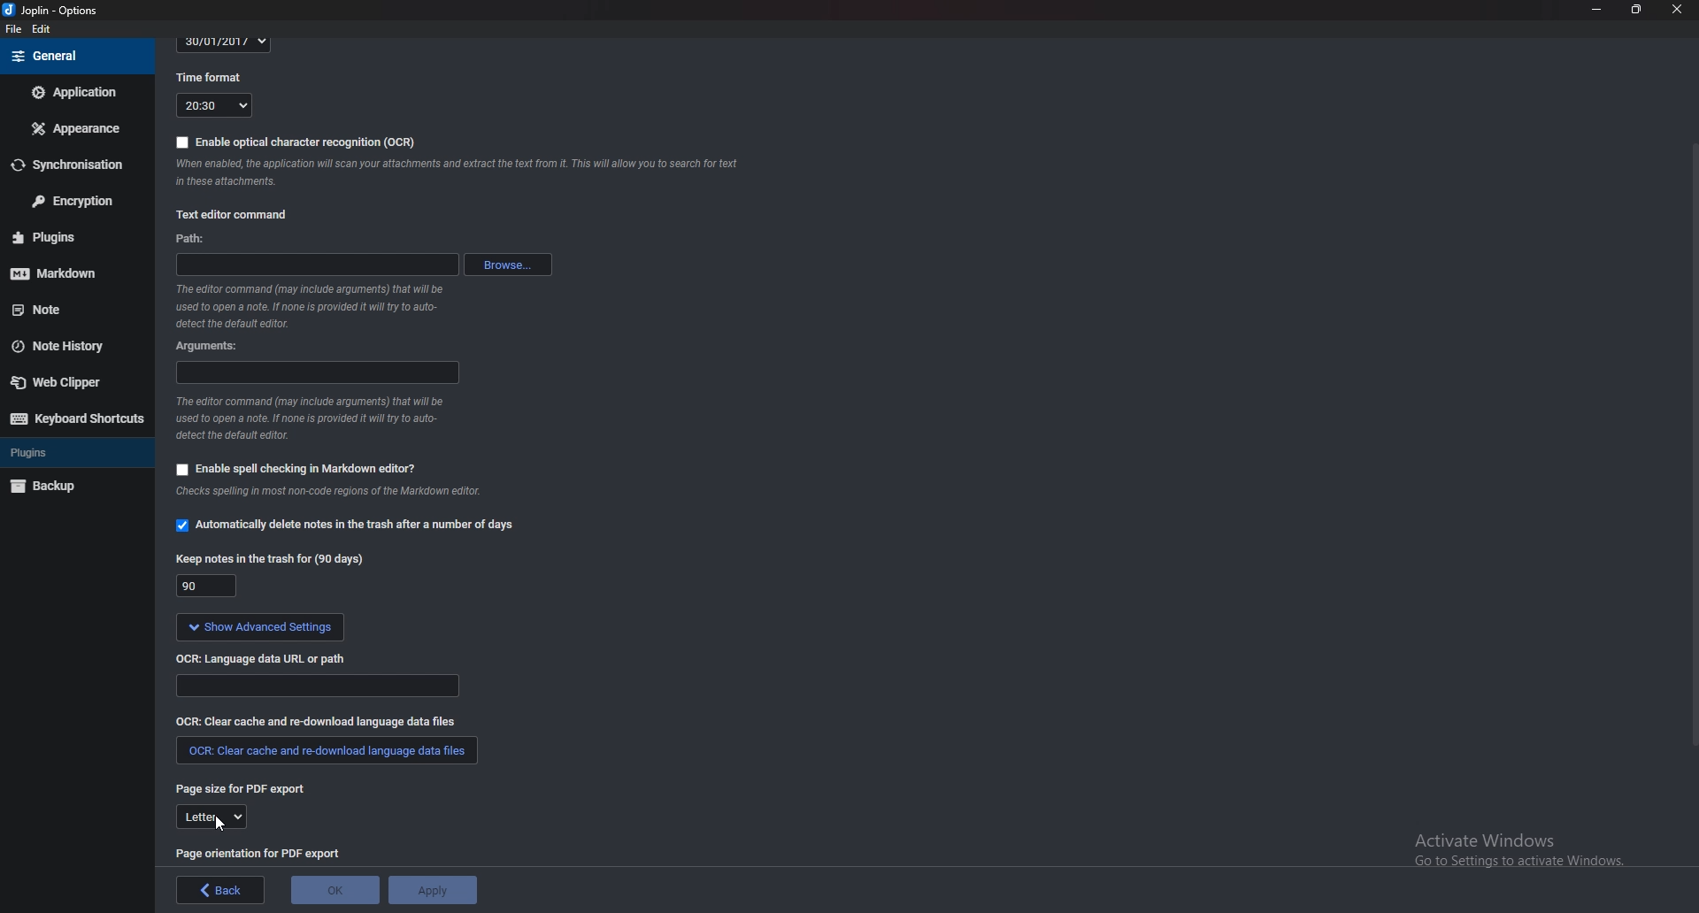 Image resolution: width=1699 pixels, height=913 pixels. What do you see at coordinates (319, 686) in the screenshot?
I see `Language data` at bounding box center [319, 686].